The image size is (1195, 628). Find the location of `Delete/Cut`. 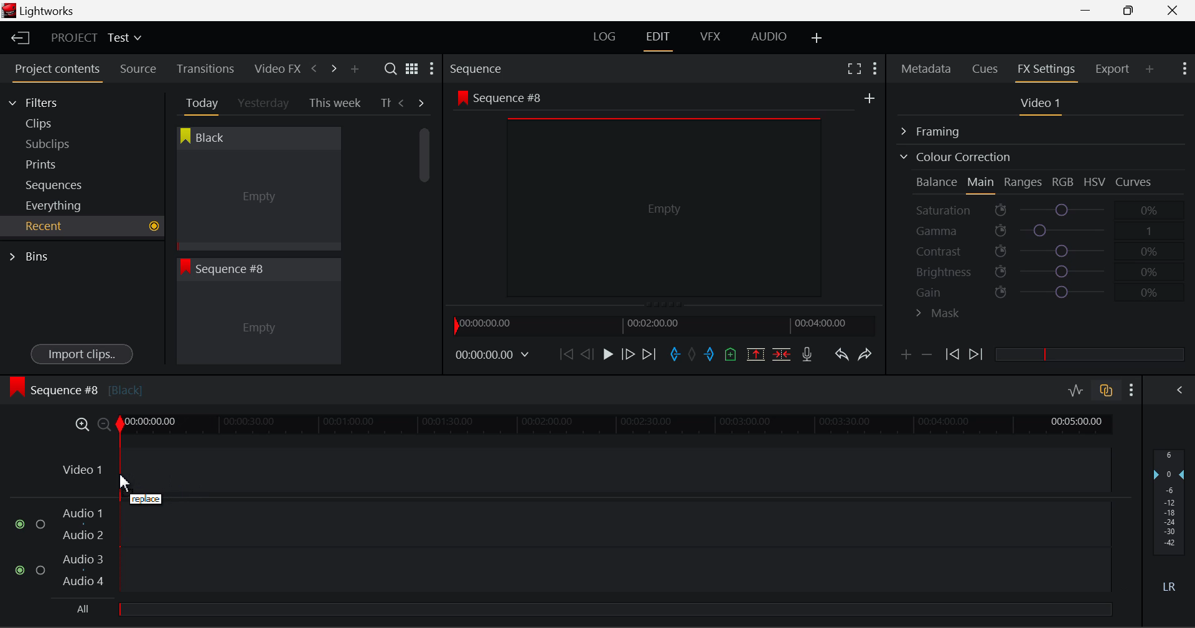

Delete/Cut is located at coordinates (782, 354).